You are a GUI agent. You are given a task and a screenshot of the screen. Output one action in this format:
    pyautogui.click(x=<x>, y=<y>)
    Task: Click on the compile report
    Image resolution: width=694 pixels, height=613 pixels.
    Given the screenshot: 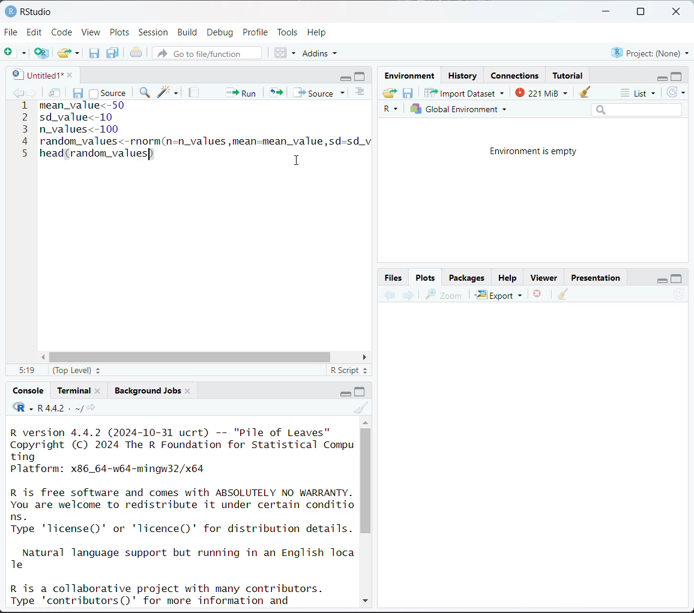 What is the action you would take?
    pyautogui.click(x=195, y=92)
    